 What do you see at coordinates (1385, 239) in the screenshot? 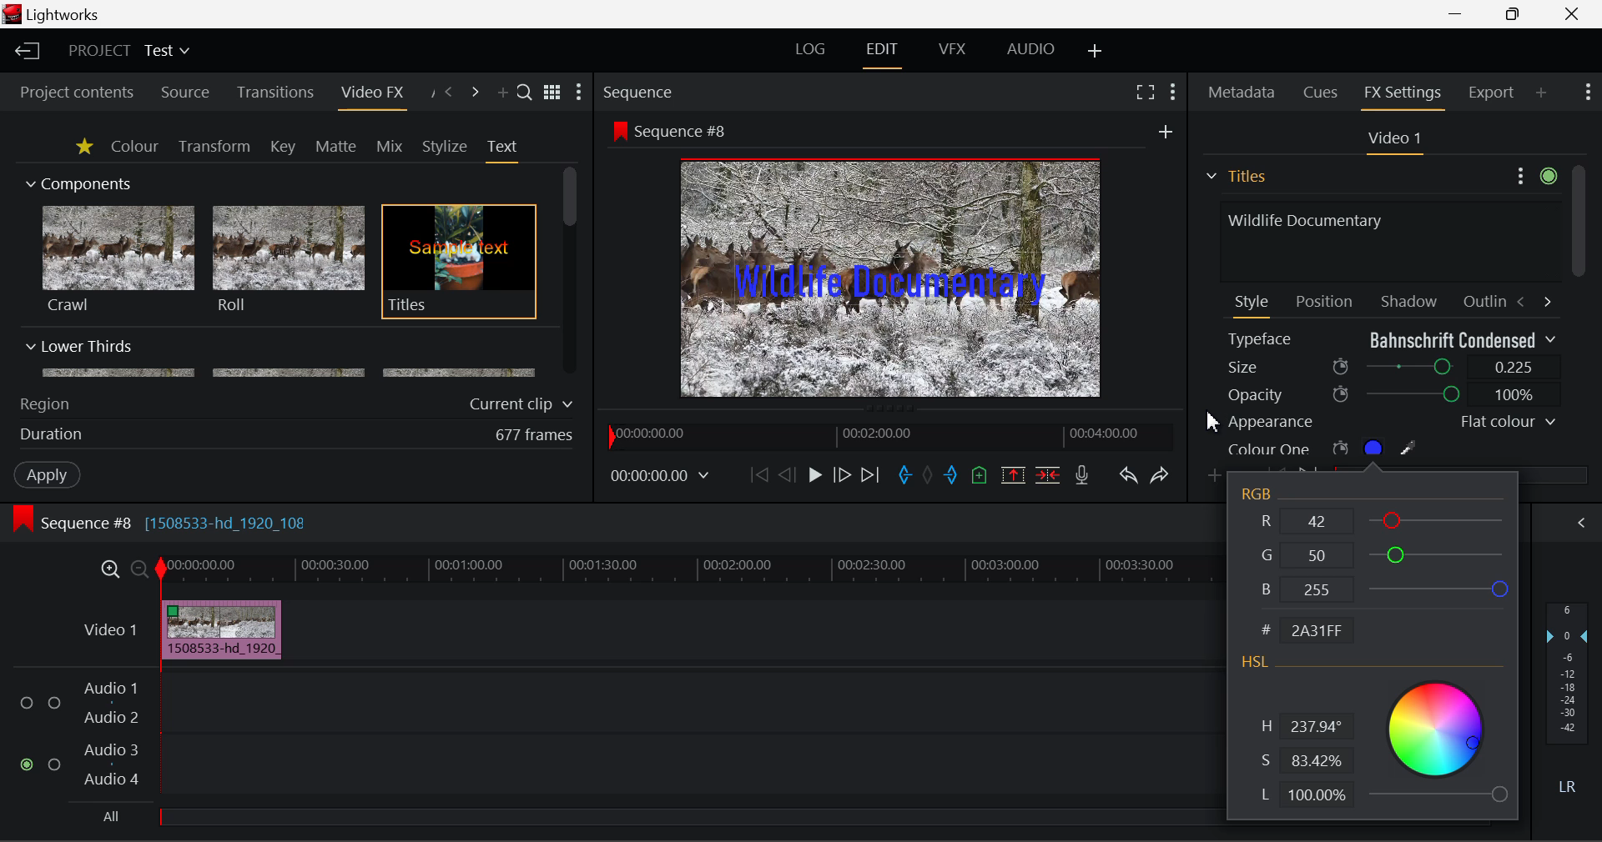
I see `Text Input Field` at bounding box center [1385, 239].